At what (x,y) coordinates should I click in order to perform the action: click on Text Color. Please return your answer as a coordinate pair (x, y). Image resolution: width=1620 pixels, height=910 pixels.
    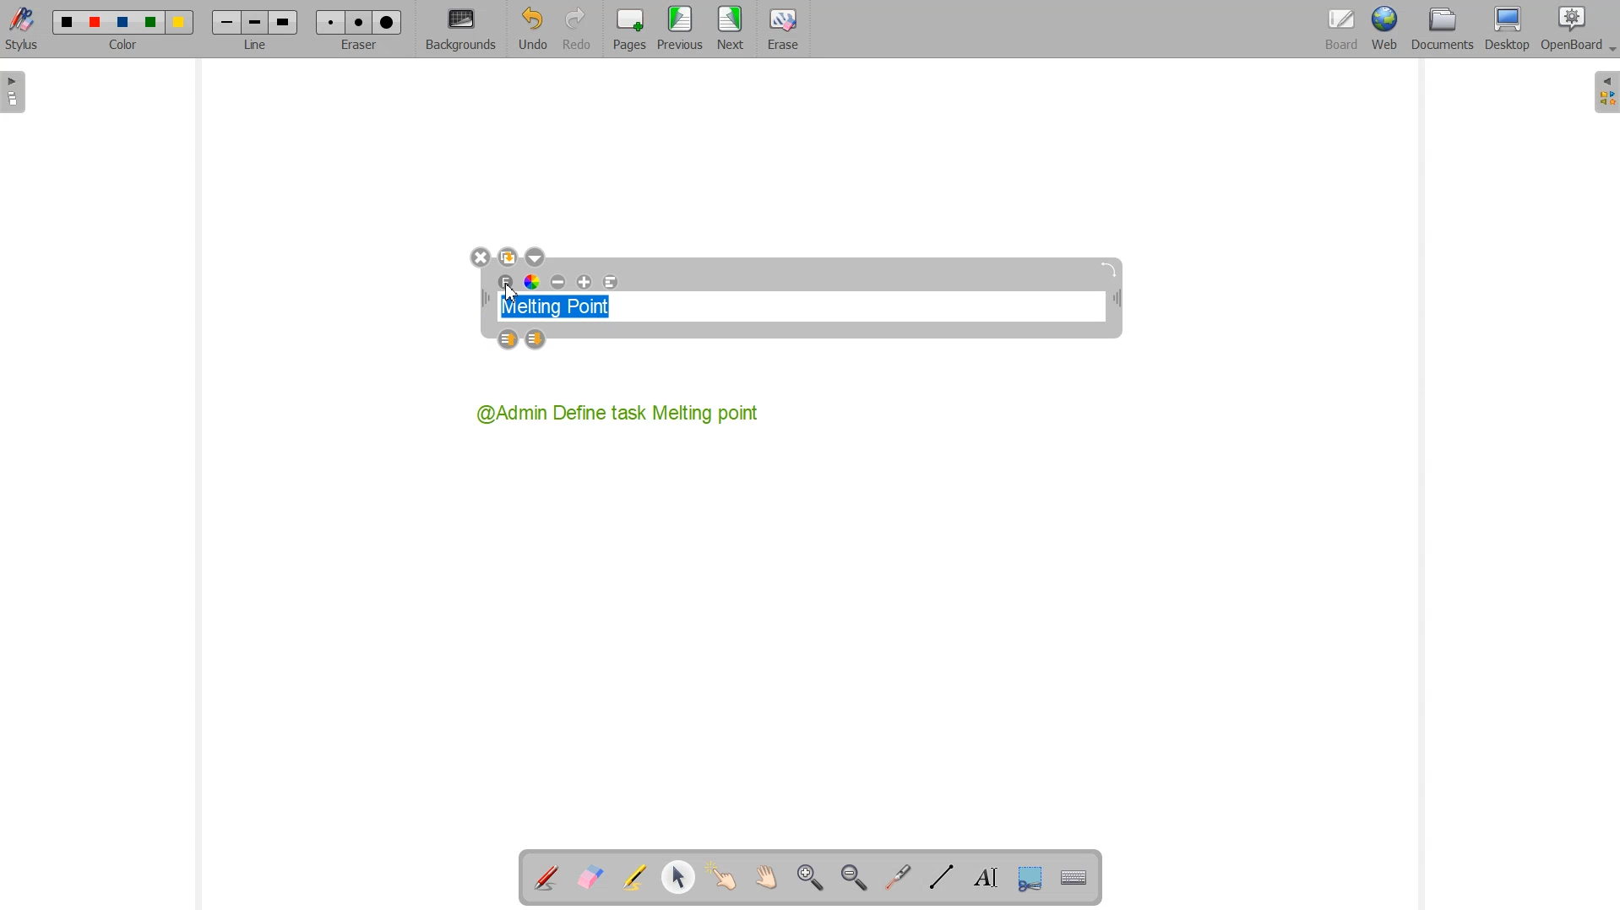
    Looking at the image, I should click on (533, 283).